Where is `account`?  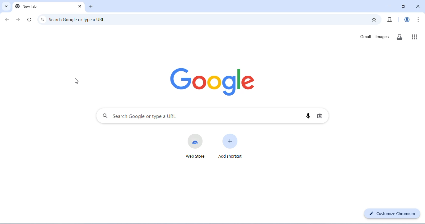
account is located at coordinates (407, 20).